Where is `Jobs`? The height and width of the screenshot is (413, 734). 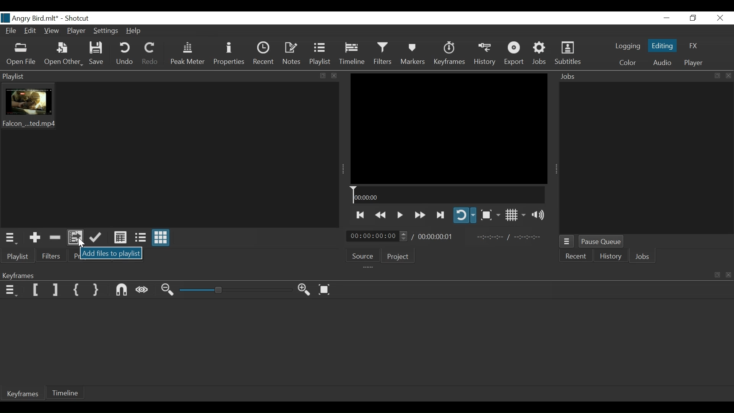
Jobs is located at coordinates (643, 77).